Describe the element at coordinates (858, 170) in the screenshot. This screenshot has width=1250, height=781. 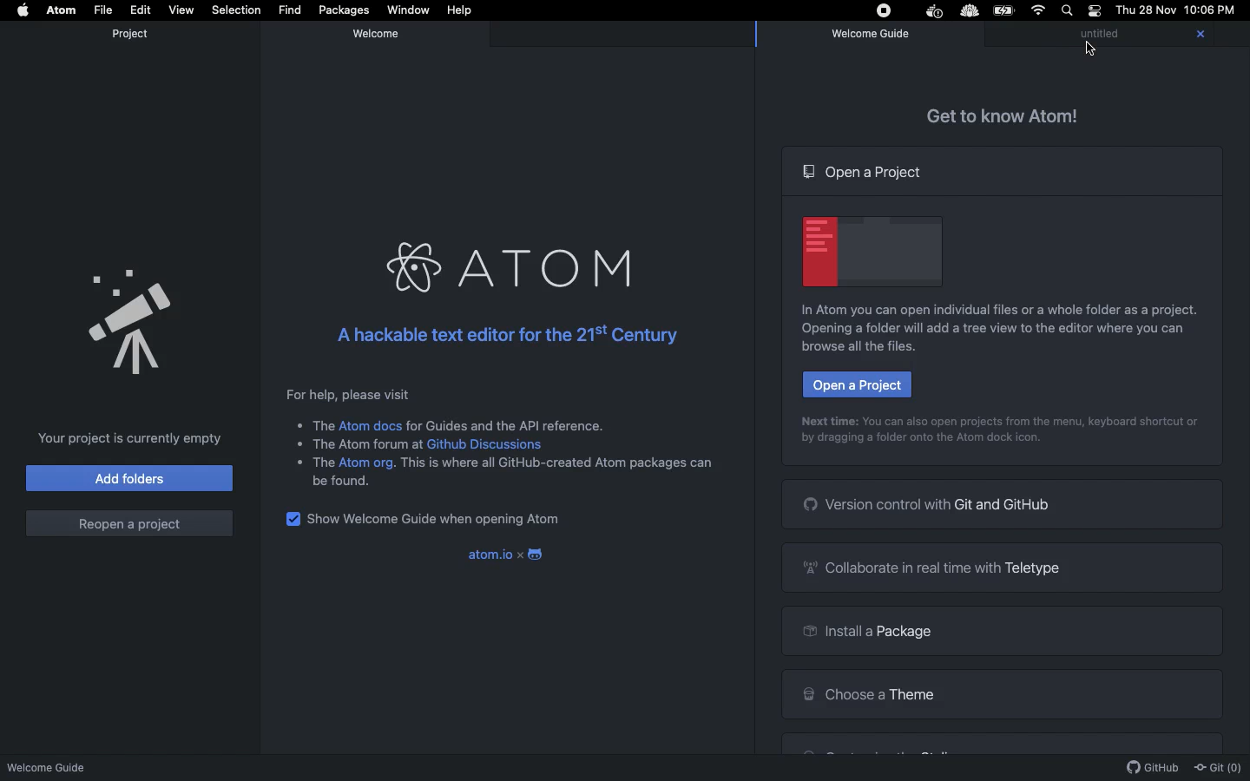
I see `Open a project` at that location.